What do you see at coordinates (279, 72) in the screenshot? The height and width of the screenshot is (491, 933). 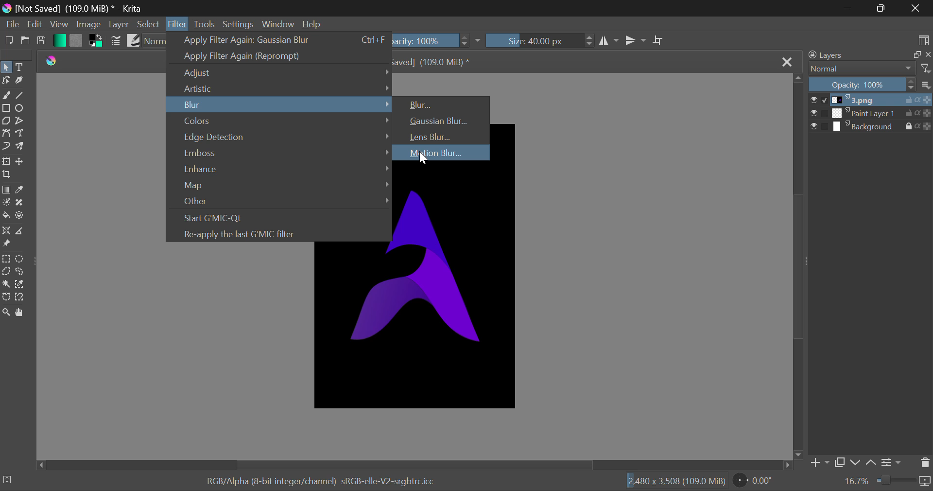 I see `Adjust` at bounding box center [279, 72].